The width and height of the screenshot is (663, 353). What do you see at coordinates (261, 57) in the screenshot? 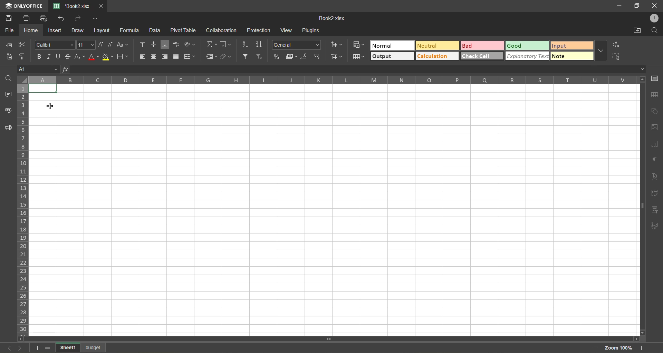
I see `clear  filter` at bounding box center [261, 57].